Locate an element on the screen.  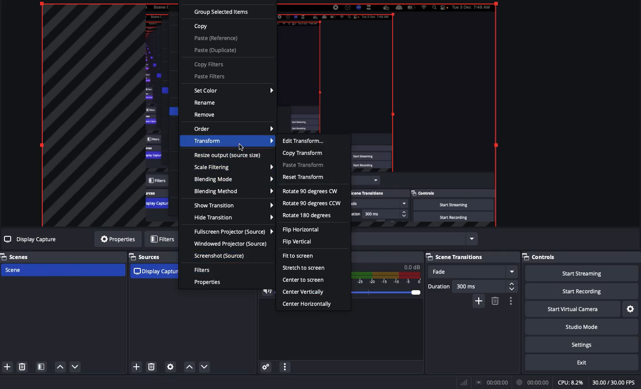
Settings is located at coordinates (630, 309).